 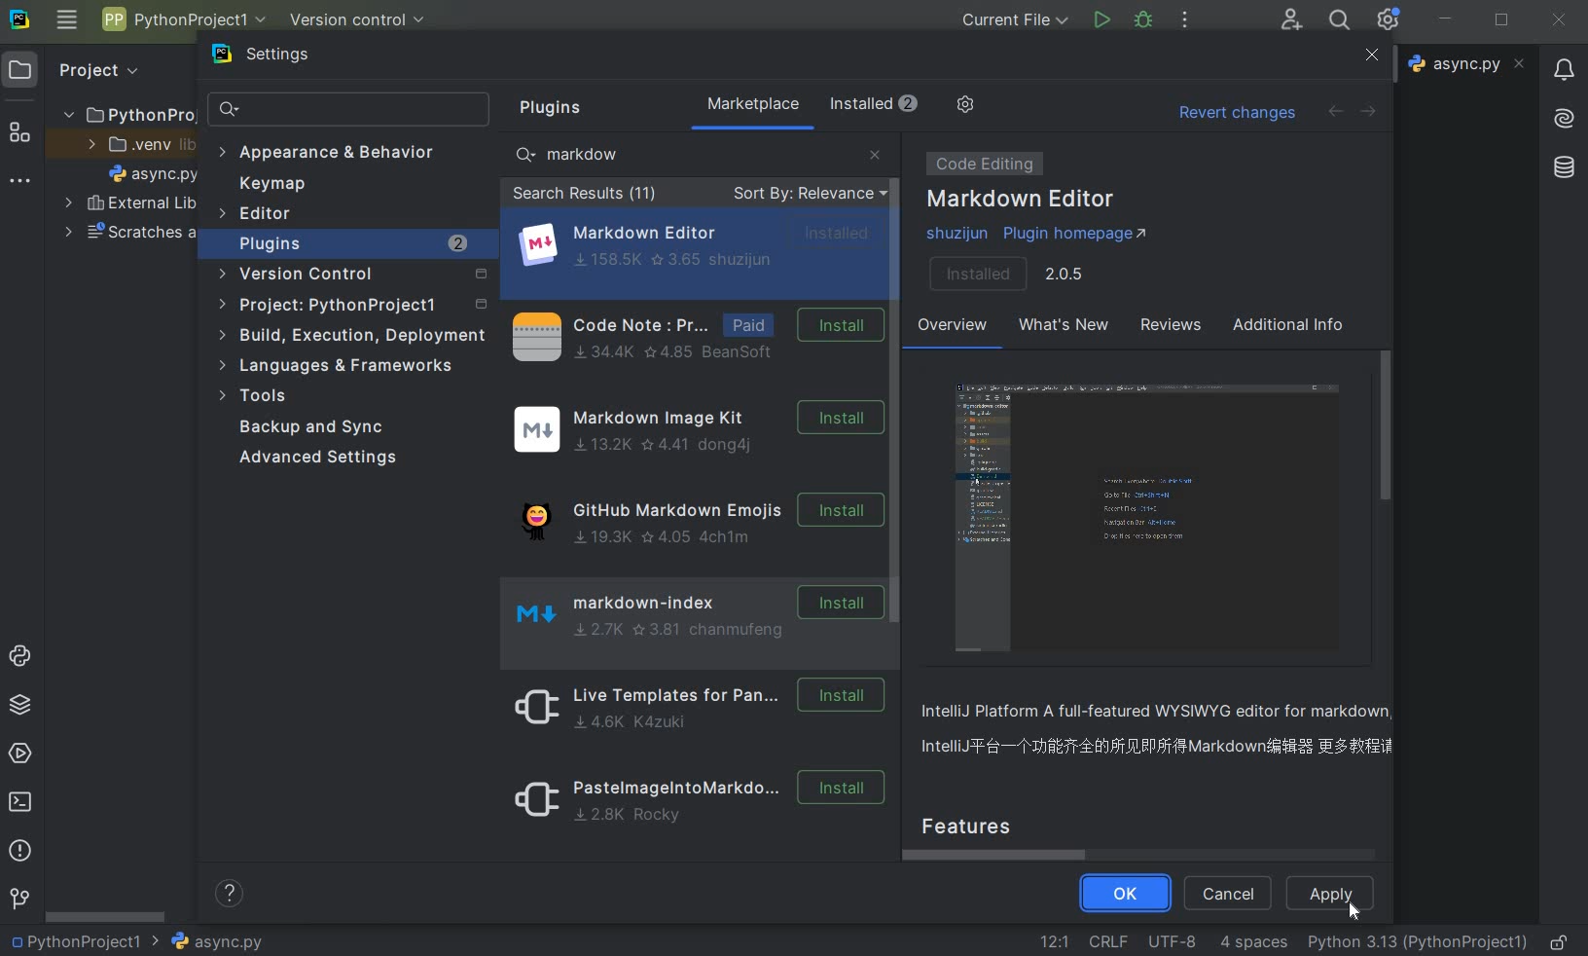 I want to click on fine encoding, so click(x=1172, y=939).